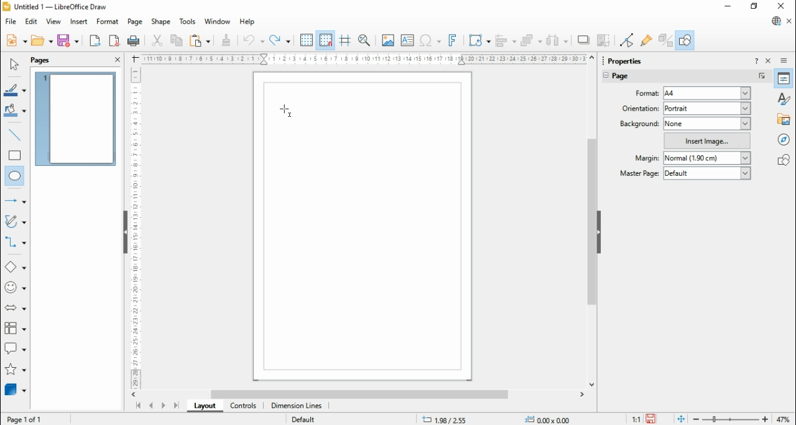  I want to click on export directly as PDF, so click(114, 40).